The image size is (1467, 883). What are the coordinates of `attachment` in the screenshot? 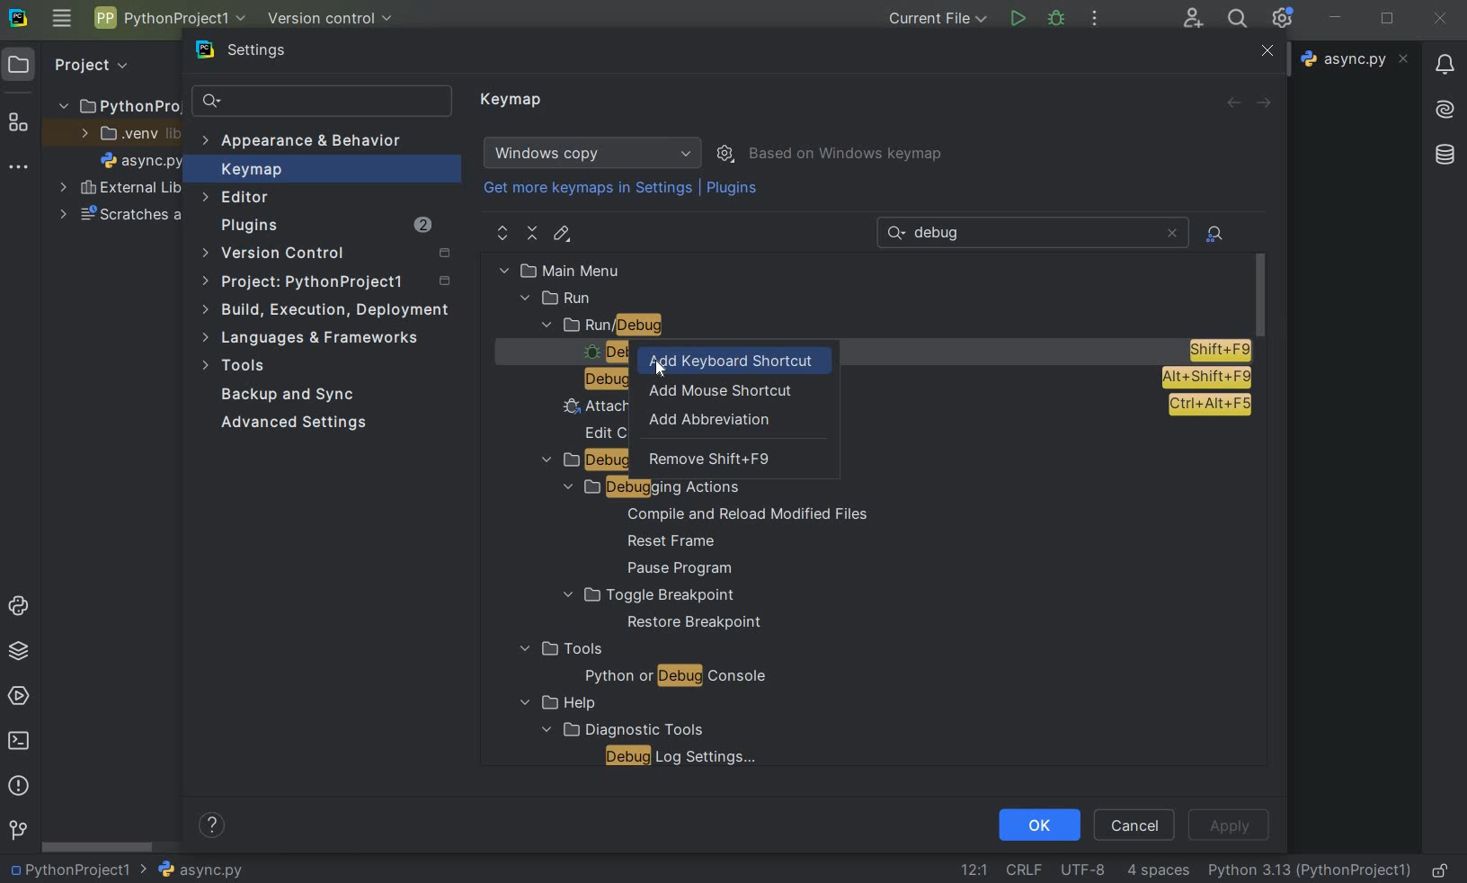 It's located at (588, 406).